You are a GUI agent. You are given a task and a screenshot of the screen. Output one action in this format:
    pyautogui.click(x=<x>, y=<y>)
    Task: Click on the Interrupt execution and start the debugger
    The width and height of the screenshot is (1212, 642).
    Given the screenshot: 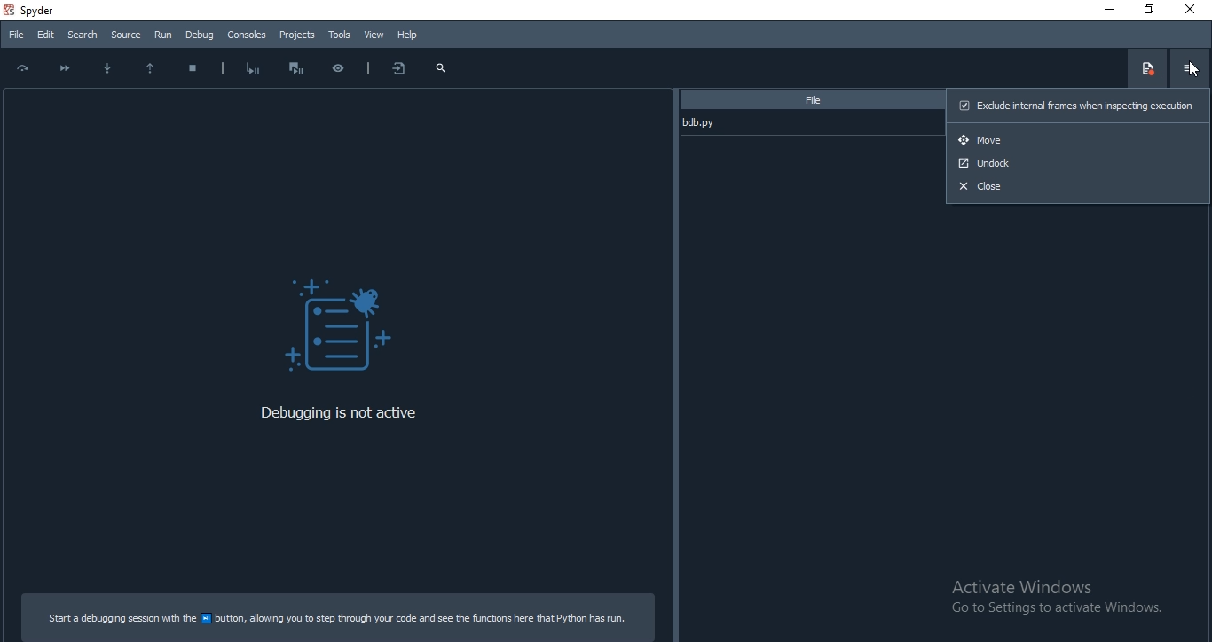 What is the action you would take?
    pyautogui.click(x=295, y=69)
    